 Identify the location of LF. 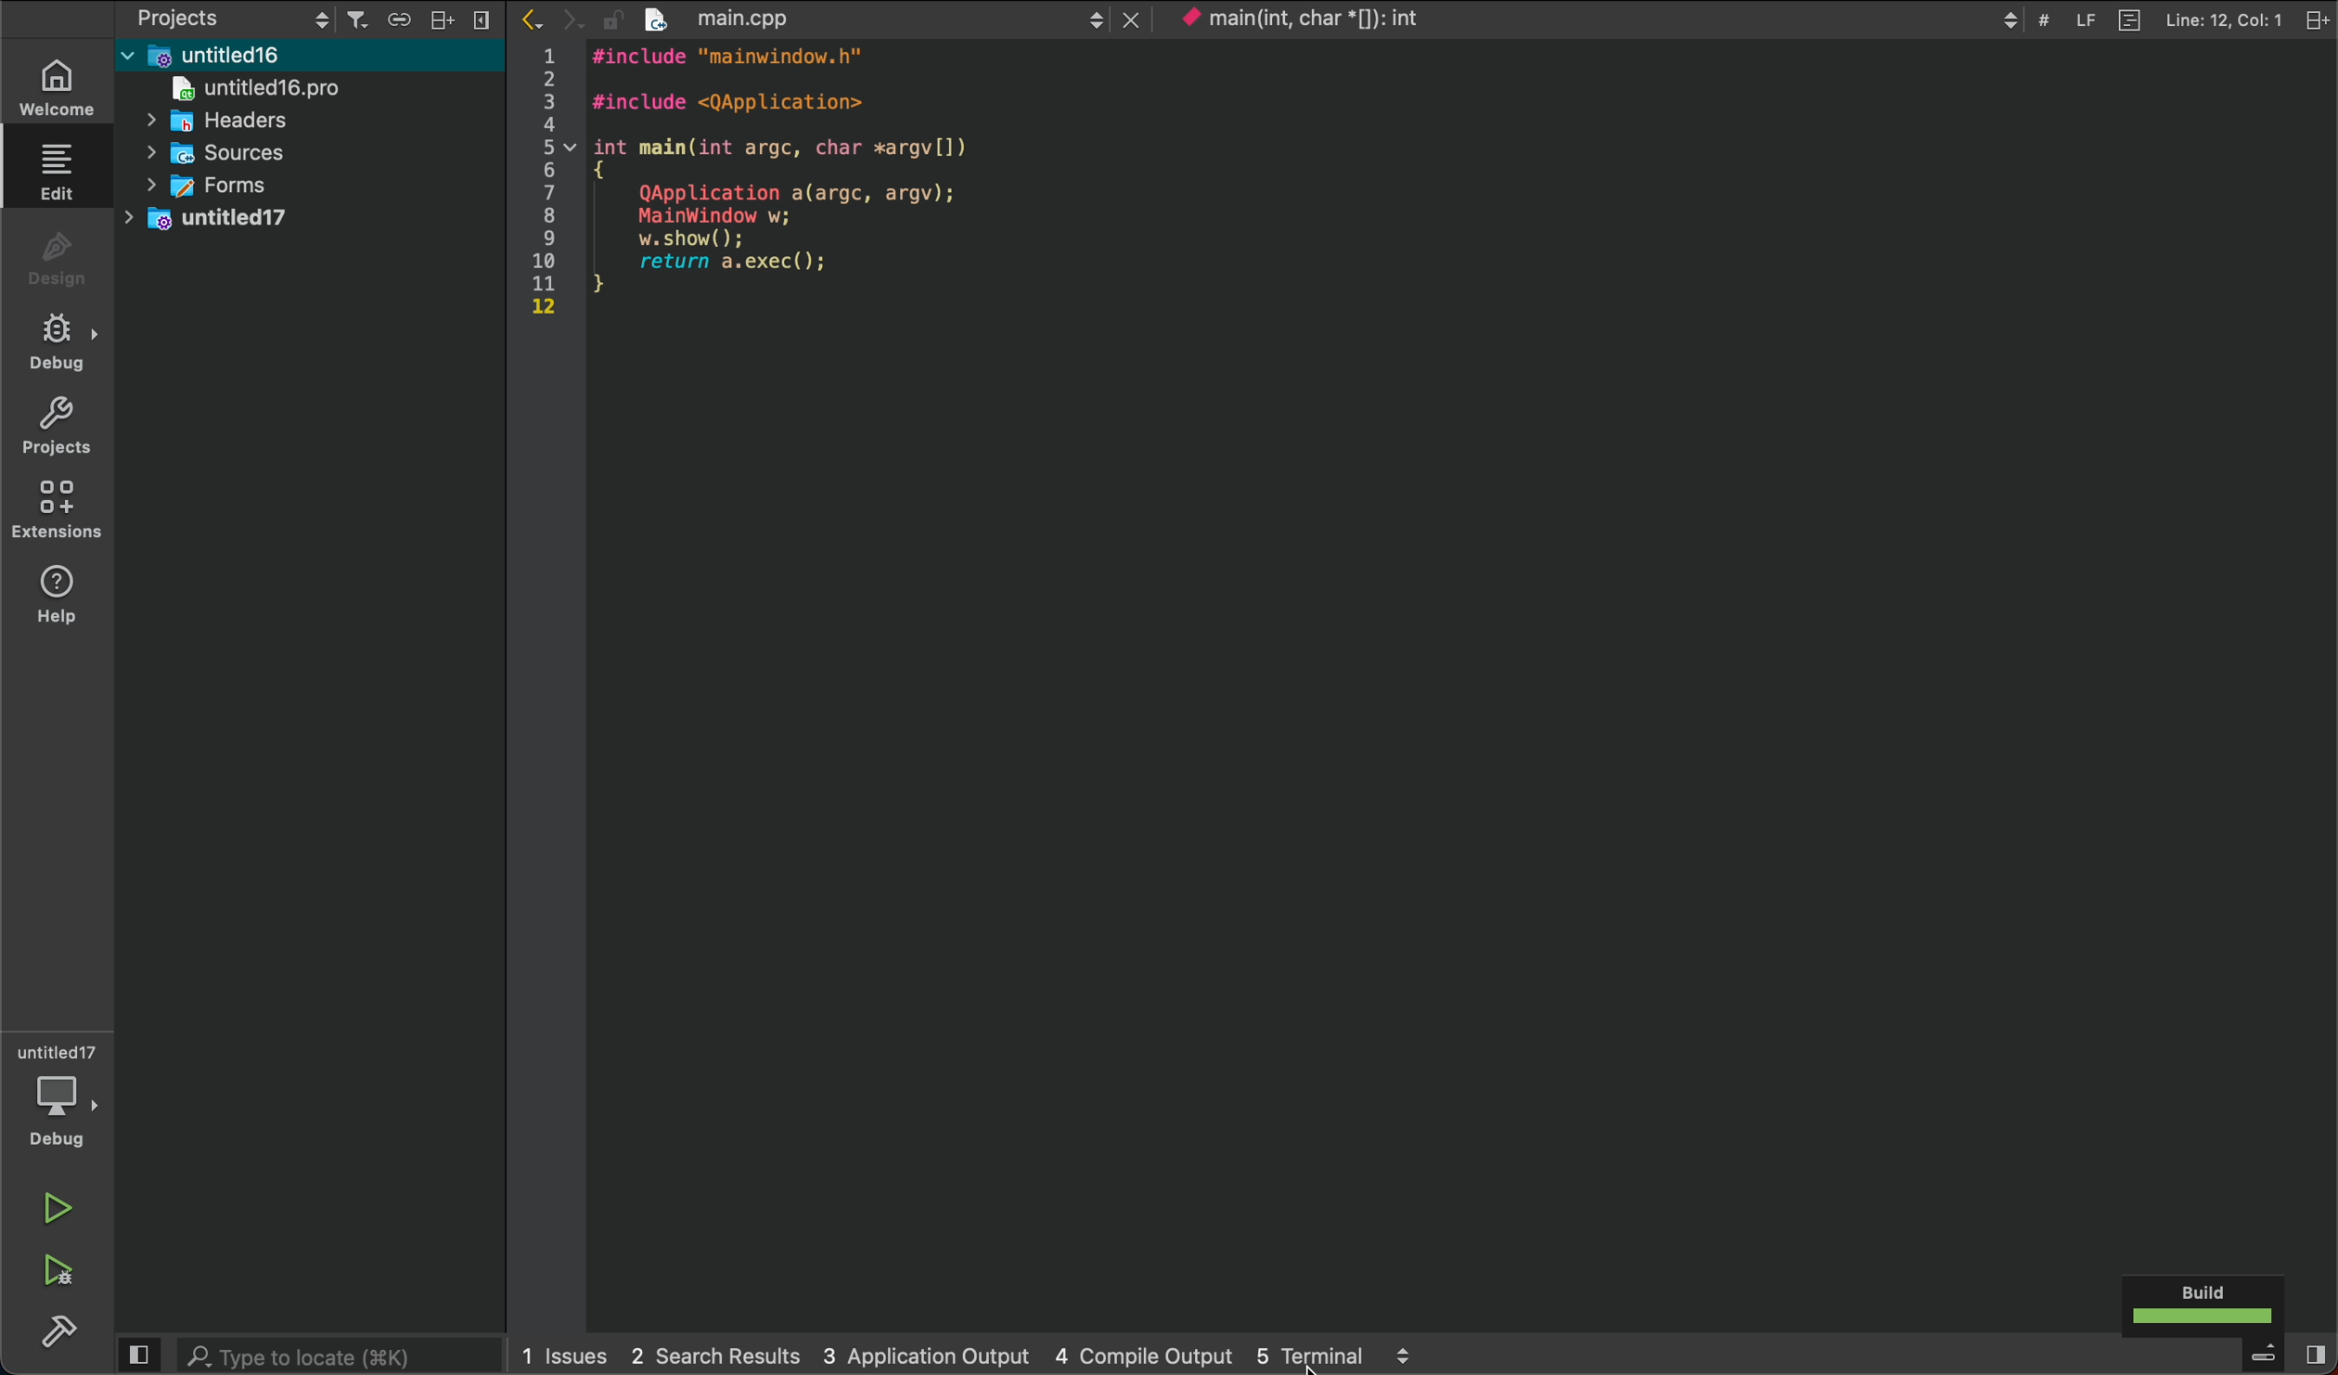
(2089, 20).